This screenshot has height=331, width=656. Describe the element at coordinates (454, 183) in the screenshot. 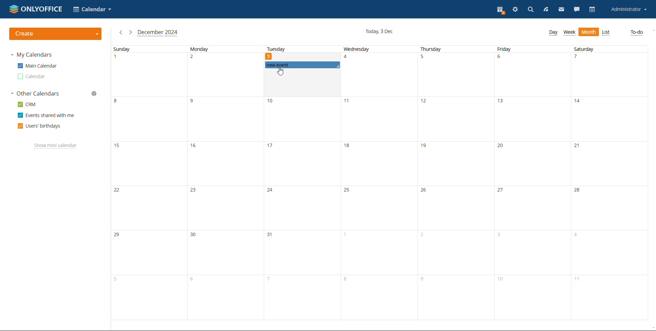

I see `thursday` at that location.